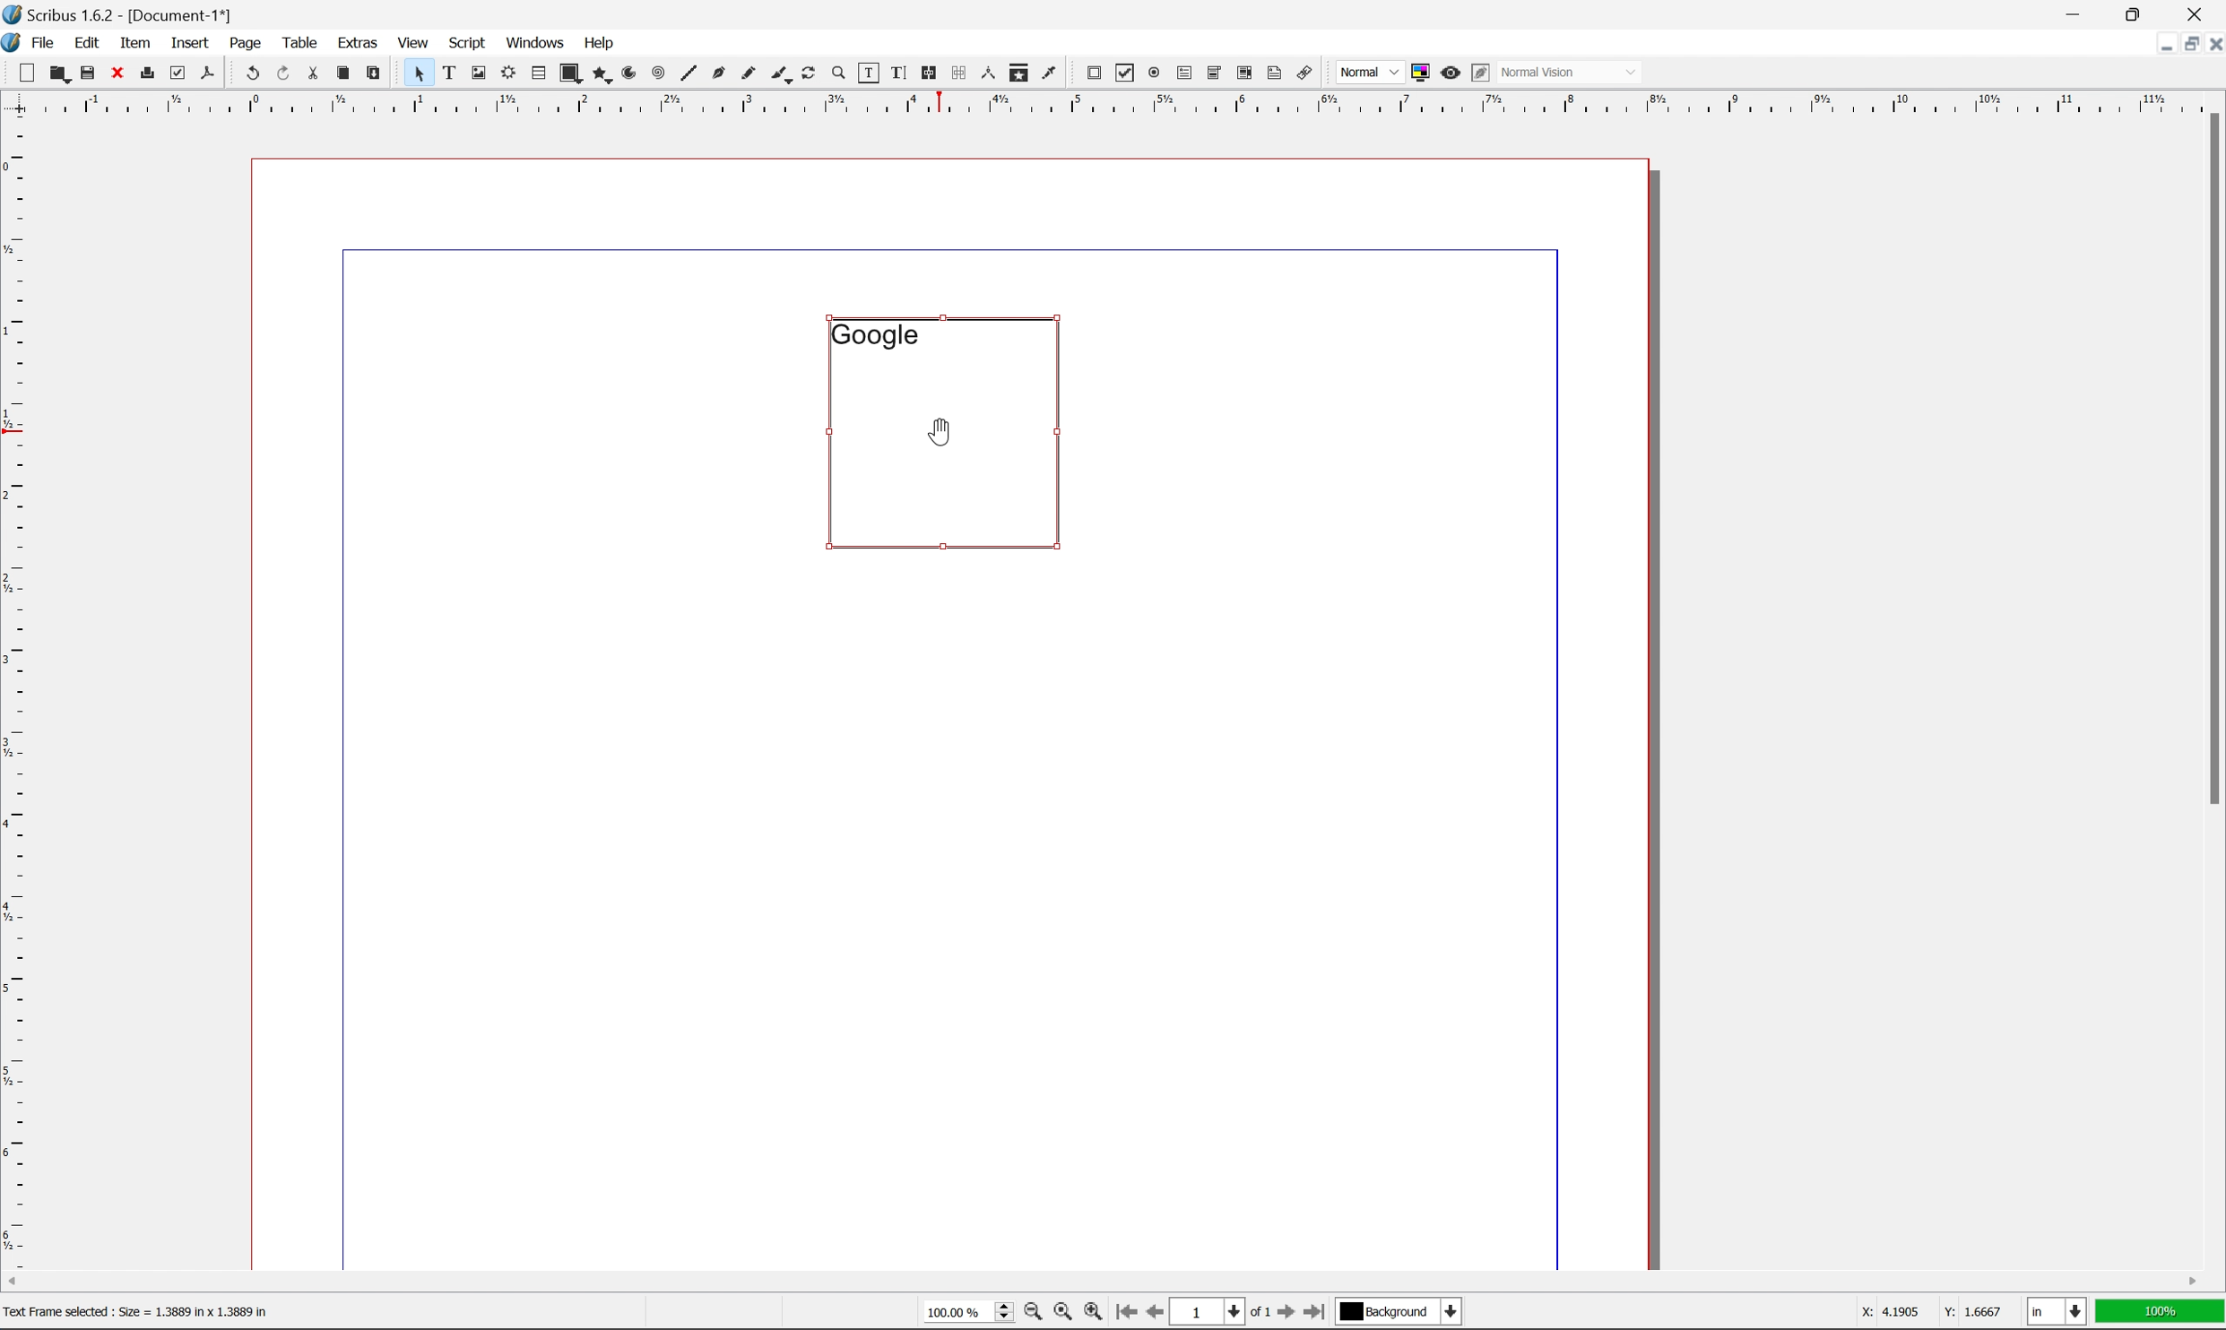 This screenshot has width=2226, height=1330. I want to click on google, so click(874, 334).